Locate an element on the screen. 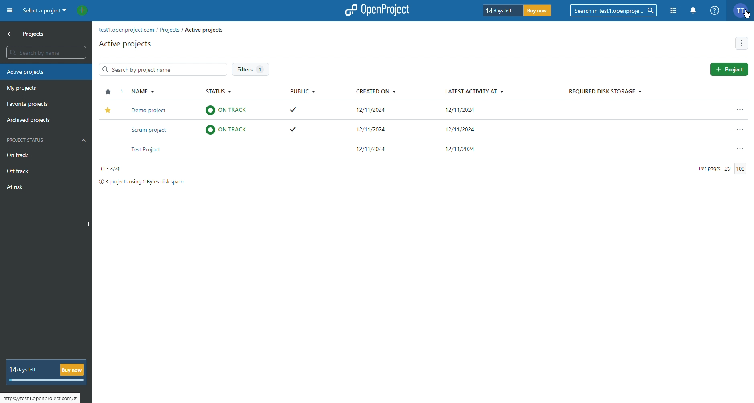 This screenshot has height=403, width=754. Modules is located at coordinates (673, 10).